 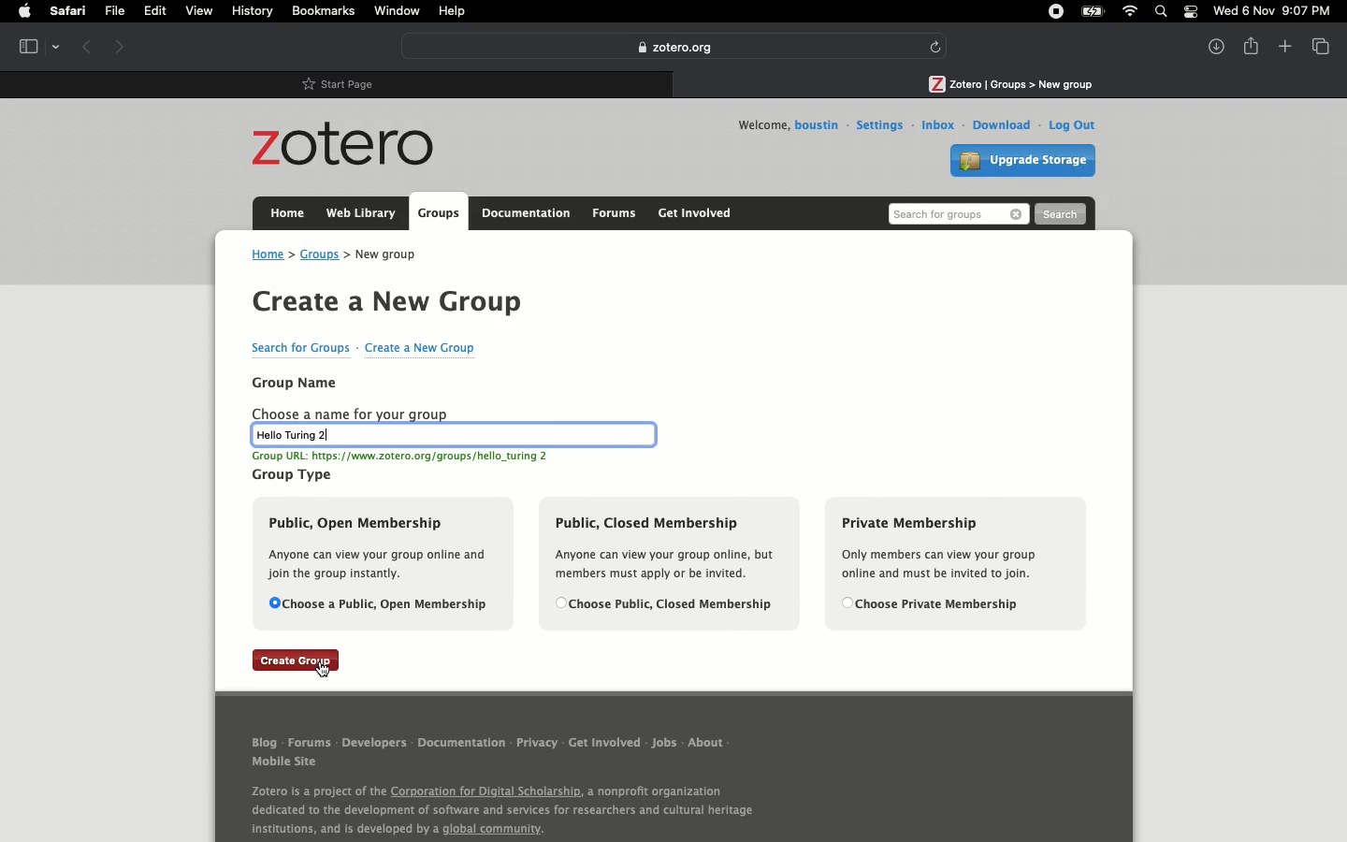 What do you see at coordinates (386, 564) in the screenshot?
I see `Public open membership` at bounding box center [386, 564].